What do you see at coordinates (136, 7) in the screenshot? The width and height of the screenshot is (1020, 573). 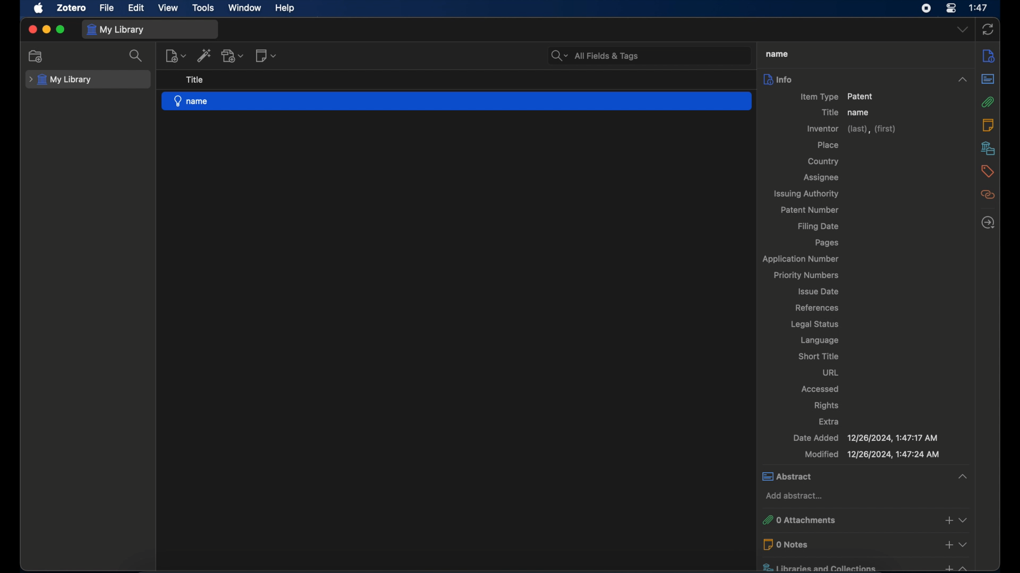 I see `edit` at bounding box center [136, 7].